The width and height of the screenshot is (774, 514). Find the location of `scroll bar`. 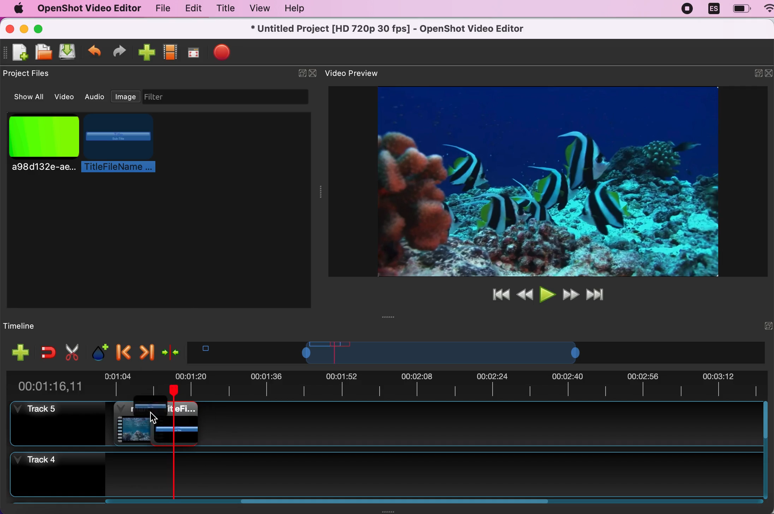

scroll bar is located at coordinates (327, 506).